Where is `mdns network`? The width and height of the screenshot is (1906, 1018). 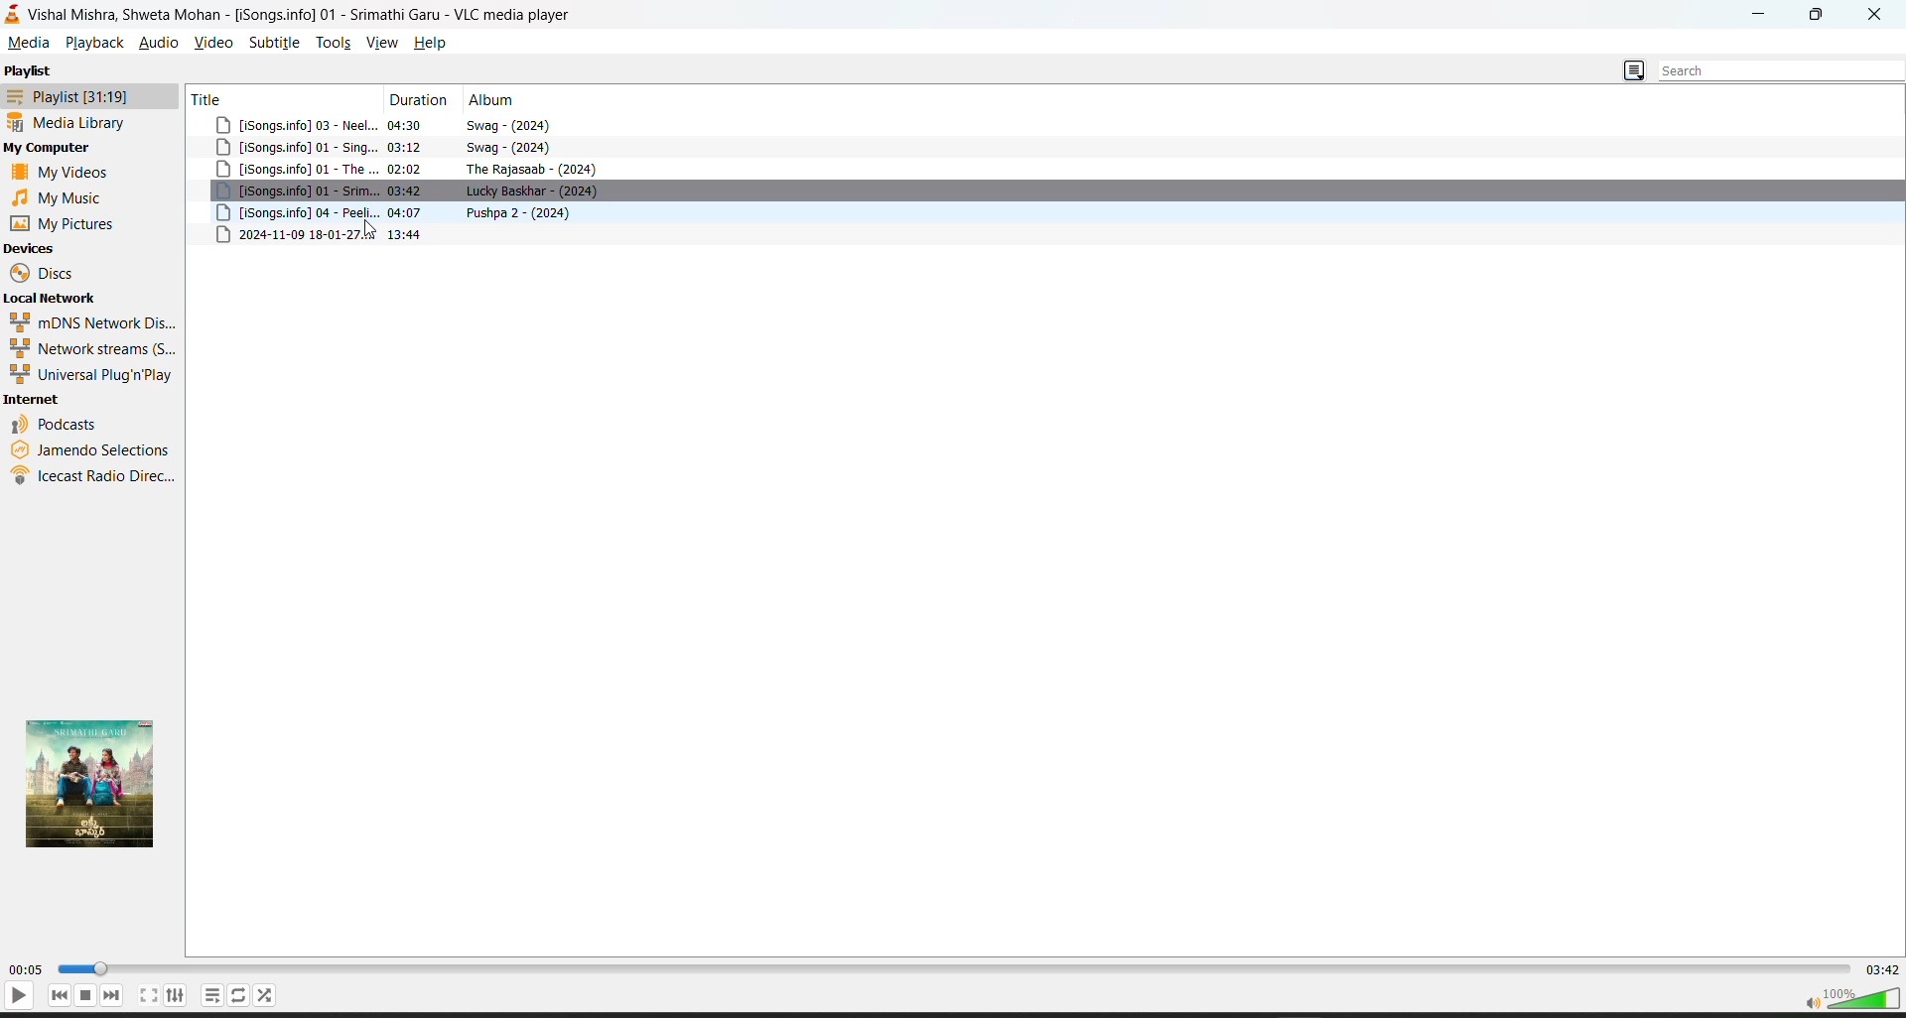 mdns network is located at coordinates (88, 322).